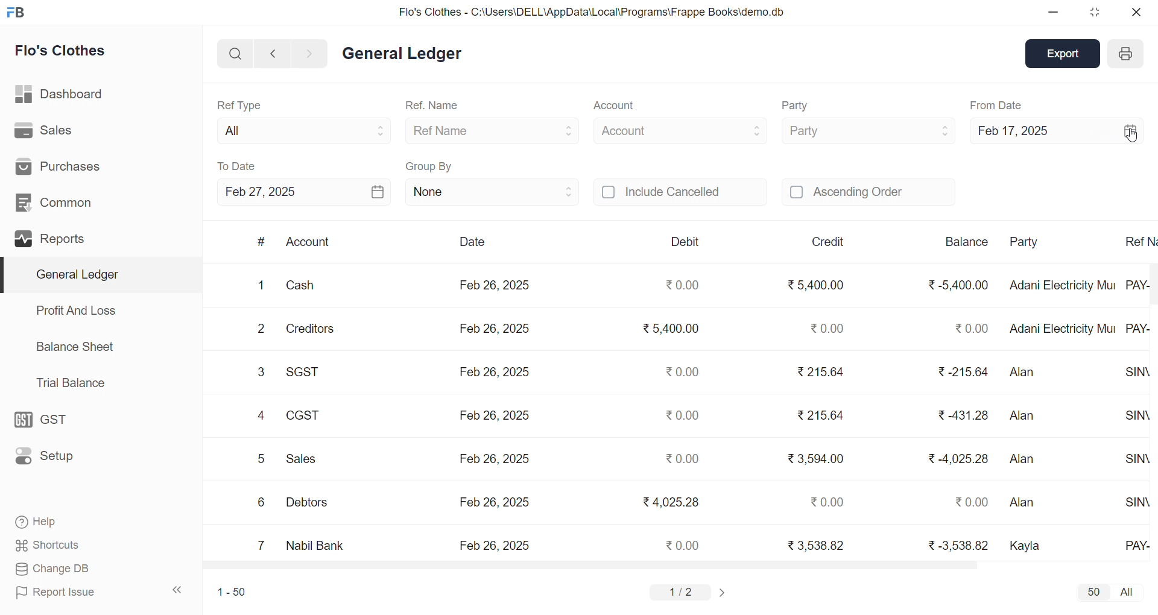  What do you see at coordinates (868, 191) in the screenshot?
I see `Ascending Order` at bounding box center [868, 191].